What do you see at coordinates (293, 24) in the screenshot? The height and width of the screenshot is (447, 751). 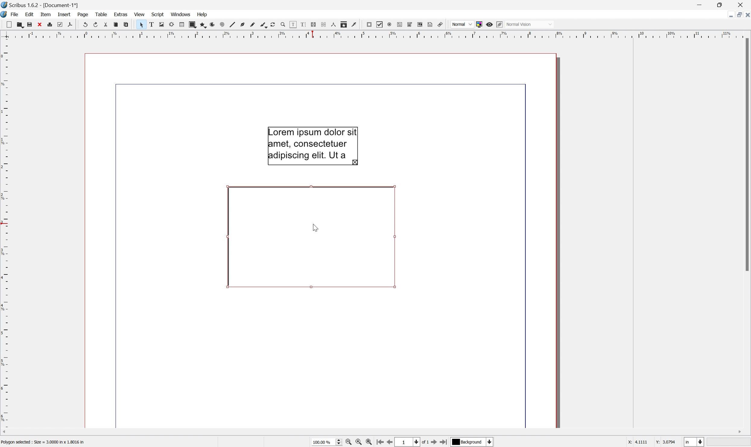 I see `Edit contents of frame` at bounding box center [293, 24].